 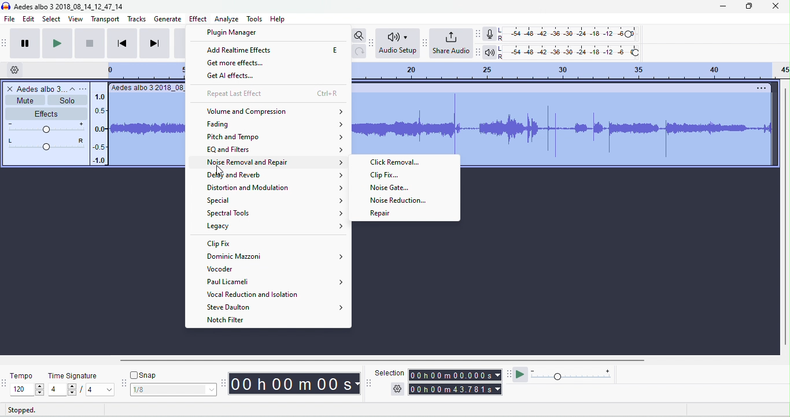 What do you see at coordinates (122, 43) in the screenshot?
I see `skip to start` at bounding box center [122, 43].